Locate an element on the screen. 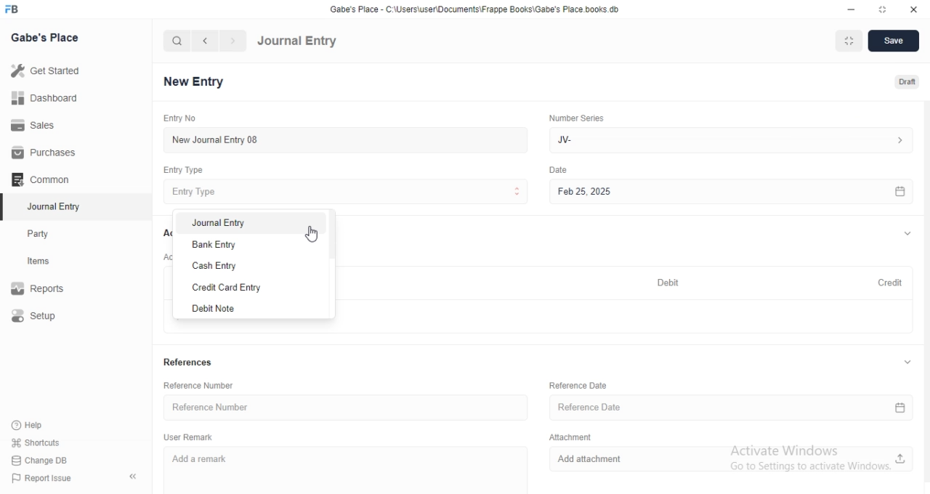 The height and width of the screenshot is (494, 930). Get Started is located at coordinates (49, 73).